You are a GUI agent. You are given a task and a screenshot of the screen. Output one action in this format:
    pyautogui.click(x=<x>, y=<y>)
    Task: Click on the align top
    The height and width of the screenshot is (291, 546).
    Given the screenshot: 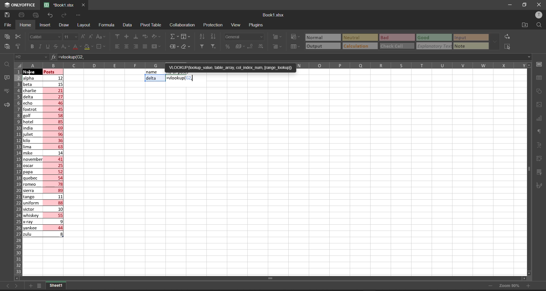 What is the action you would take?
    pyautogui.click(x=116, y=37)
    